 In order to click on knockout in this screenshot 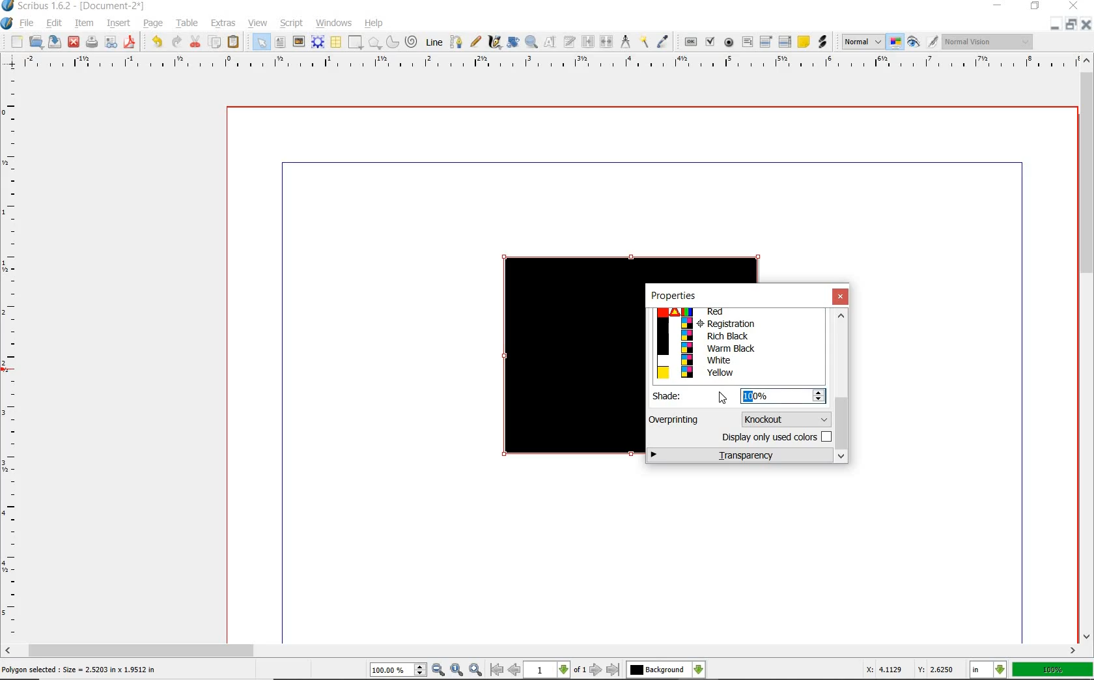, I will do `click(784, 418)`.